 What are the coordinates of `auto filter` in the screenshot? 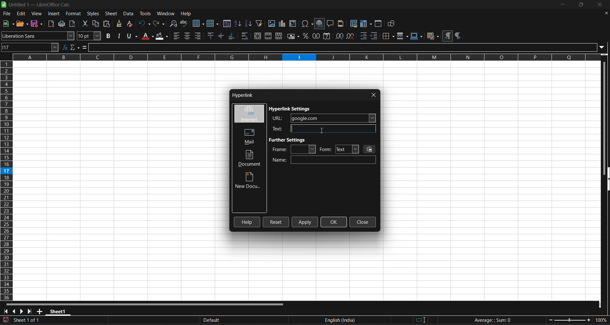 It's located at (259, 23).